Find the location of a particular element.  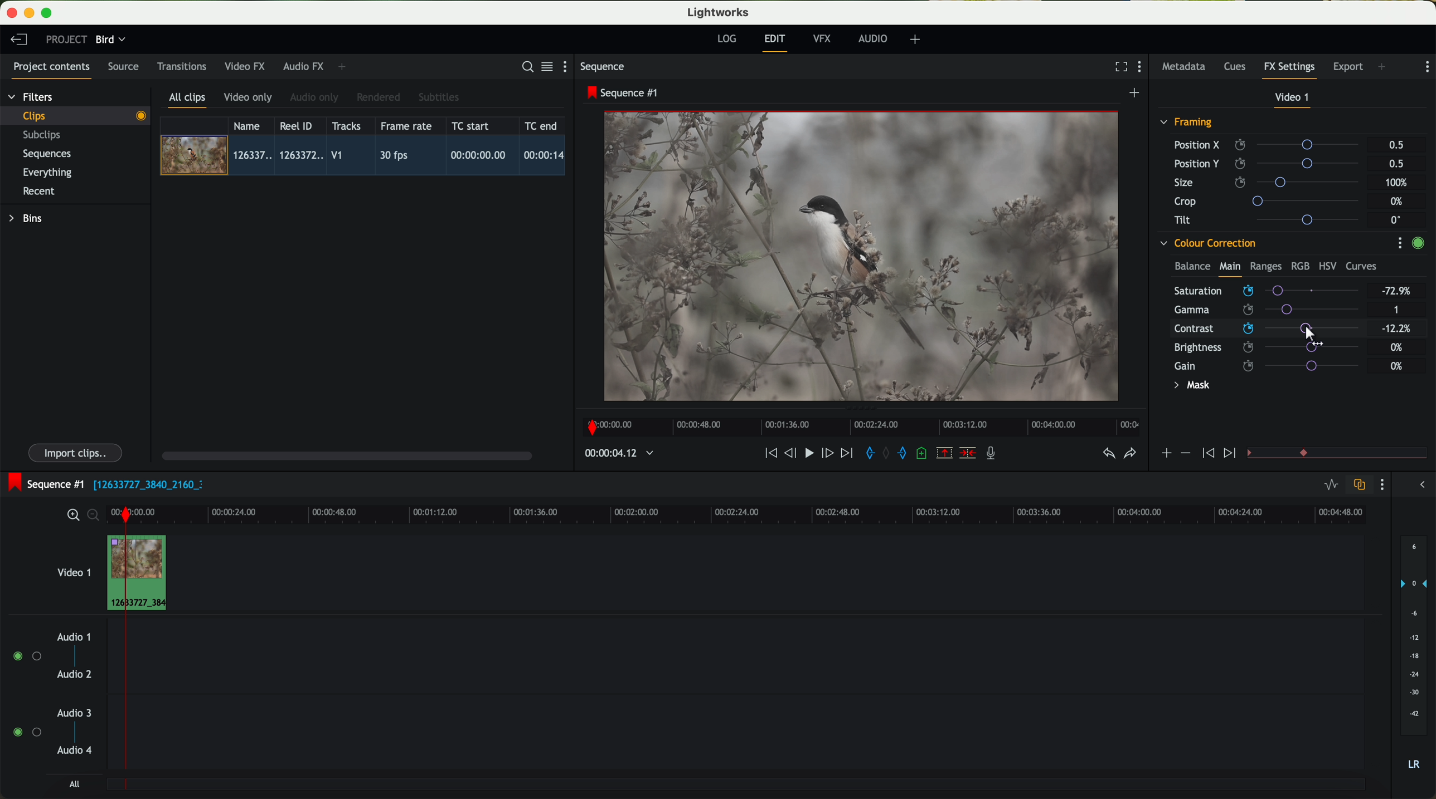

audio is located at coordinates (873, 38).